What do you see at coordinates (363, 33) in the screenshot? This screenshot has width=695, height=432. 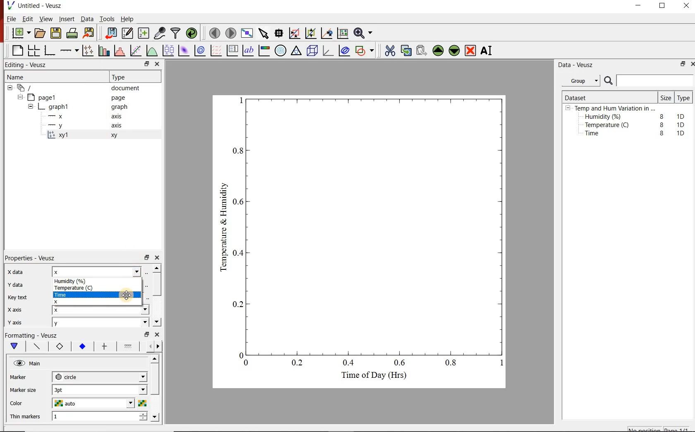 I see `Zoom functions menu` at bounding box center [363, 33].